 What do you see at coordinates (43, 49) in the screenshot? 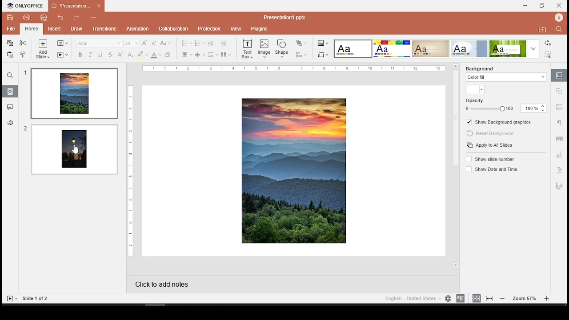
I see `add slide` at bounding box center [43, 49].